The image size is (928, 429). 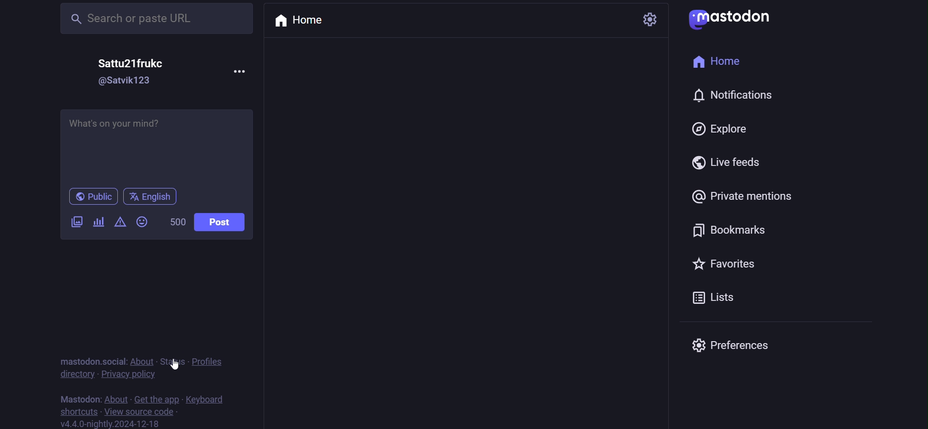 What do you see at coordinates (77, 375) in the screenshot?
I see `directory` at bounding box center [77, 375].